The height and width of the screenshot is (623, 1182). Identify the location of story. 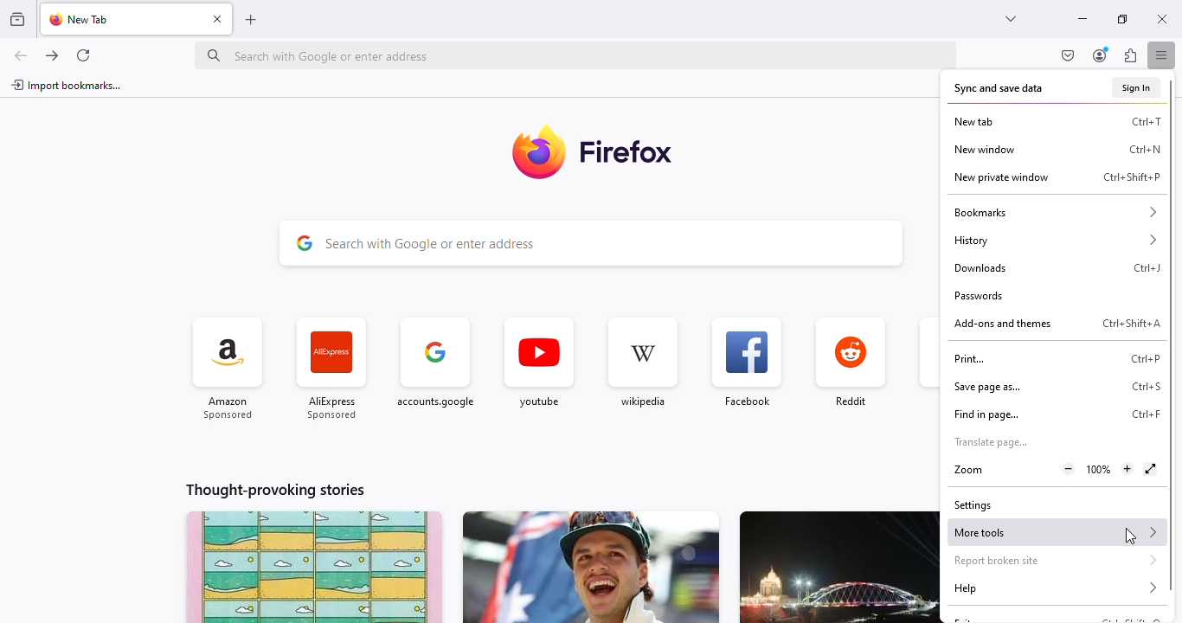
(314, 567).